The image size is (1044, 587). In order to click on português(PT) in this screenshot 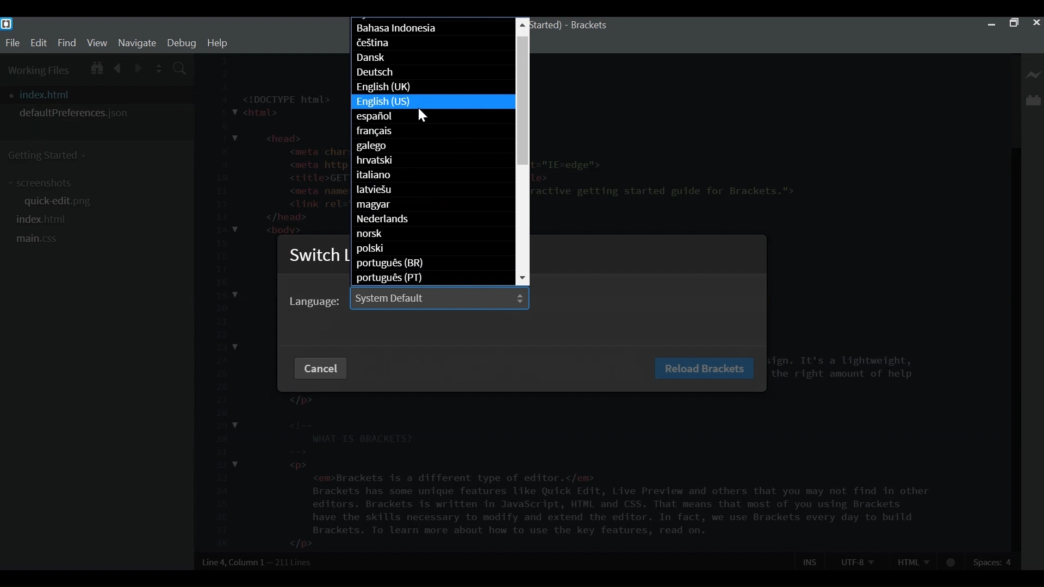, I will do `click(431, 278)`.